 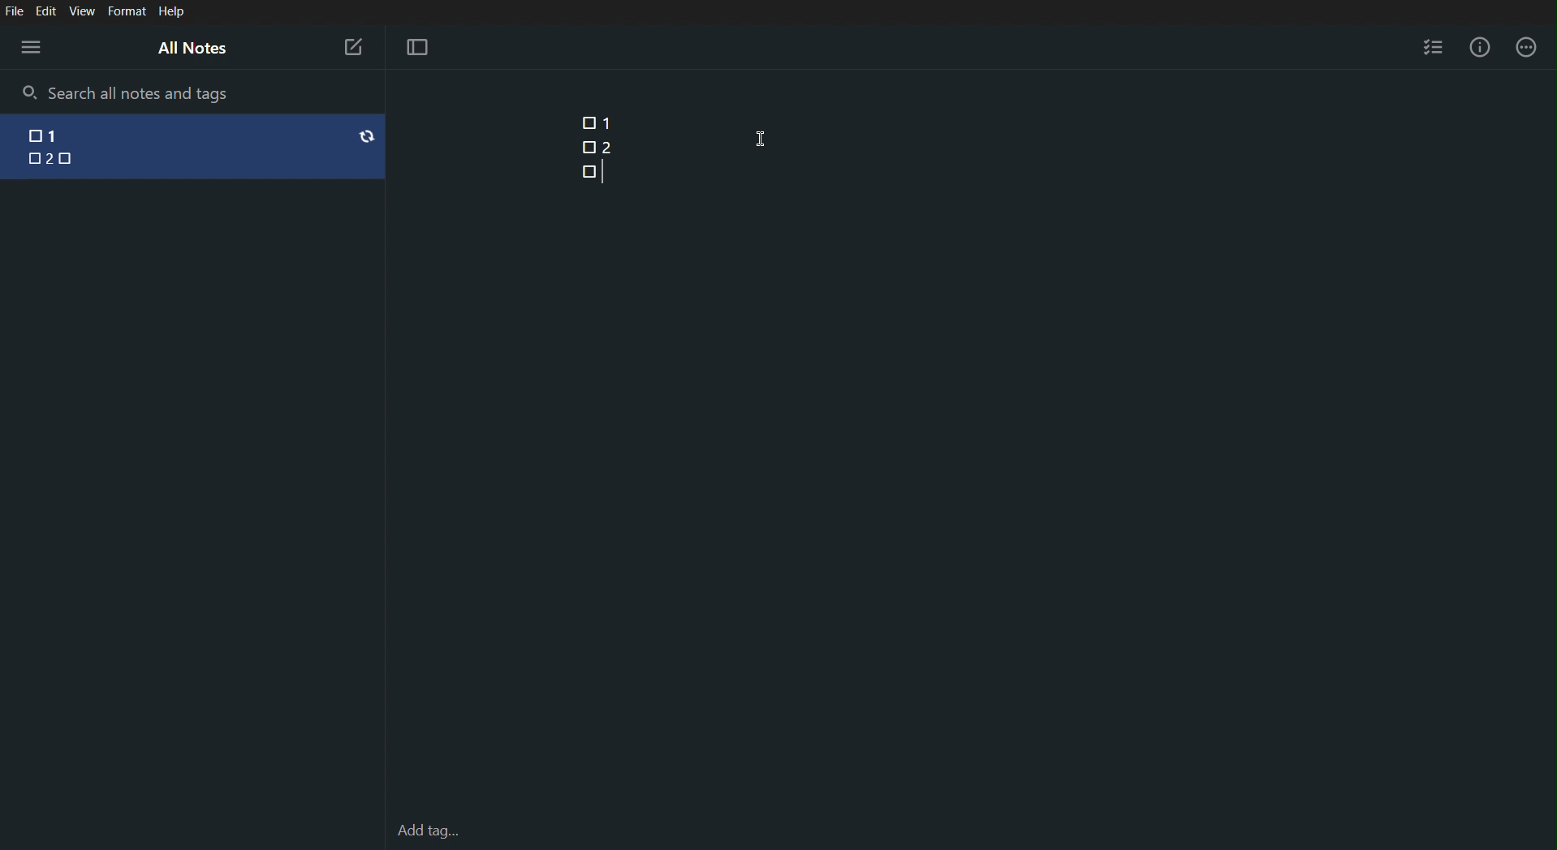 What do you see at coordinates (367, 135) in the screenshot?
I see `reset` at bounding box center [367, 135].